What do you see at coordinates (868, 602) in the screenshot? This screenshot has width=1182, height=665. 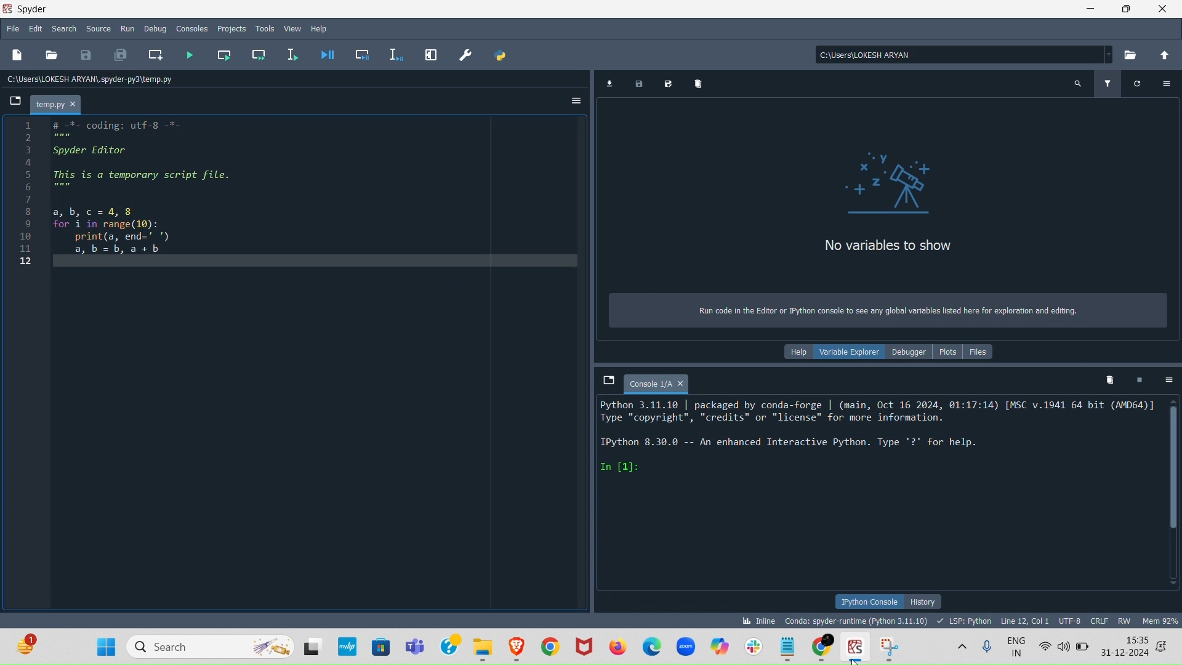 I see `IPython console` at bounding box center [868, 602].